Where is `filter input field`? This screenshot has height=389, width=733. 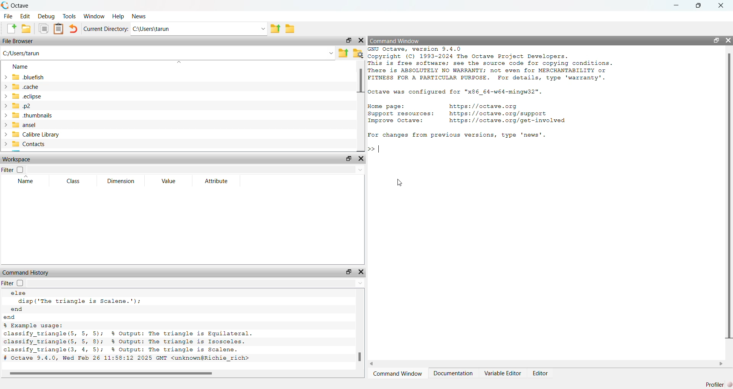
filter input field is located at coordinates (197, 170).